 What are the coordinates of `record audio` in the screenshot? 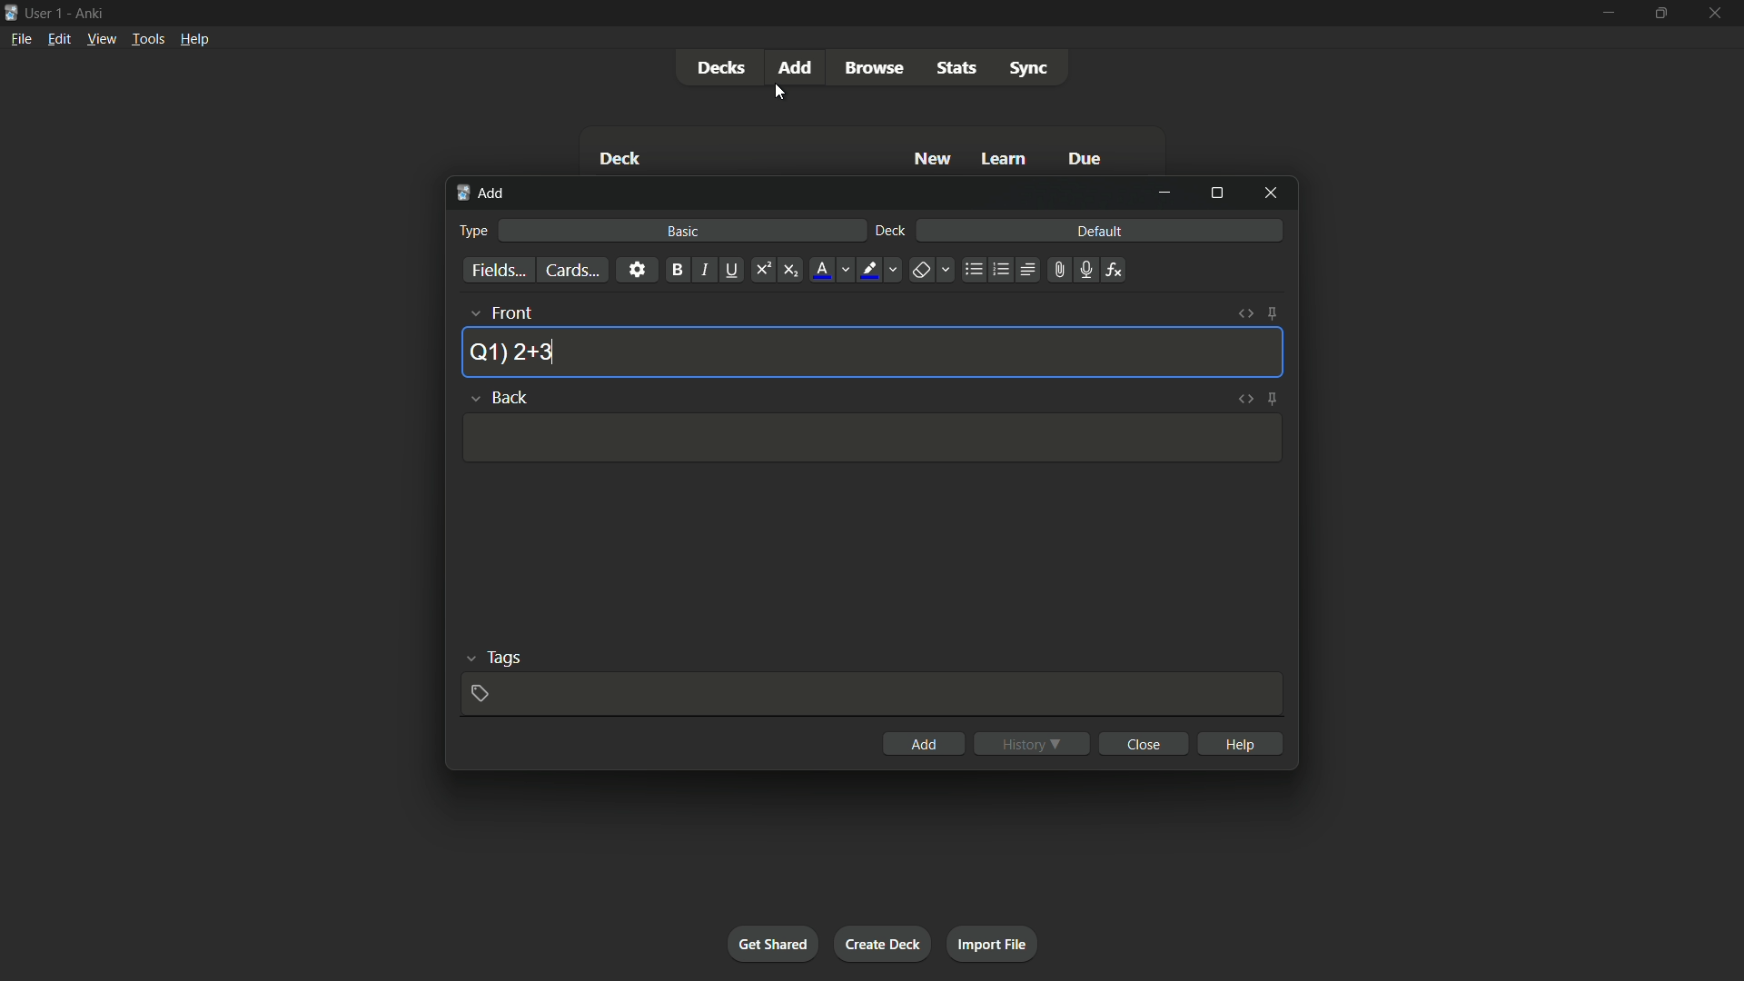 It's located at (1085, 271).